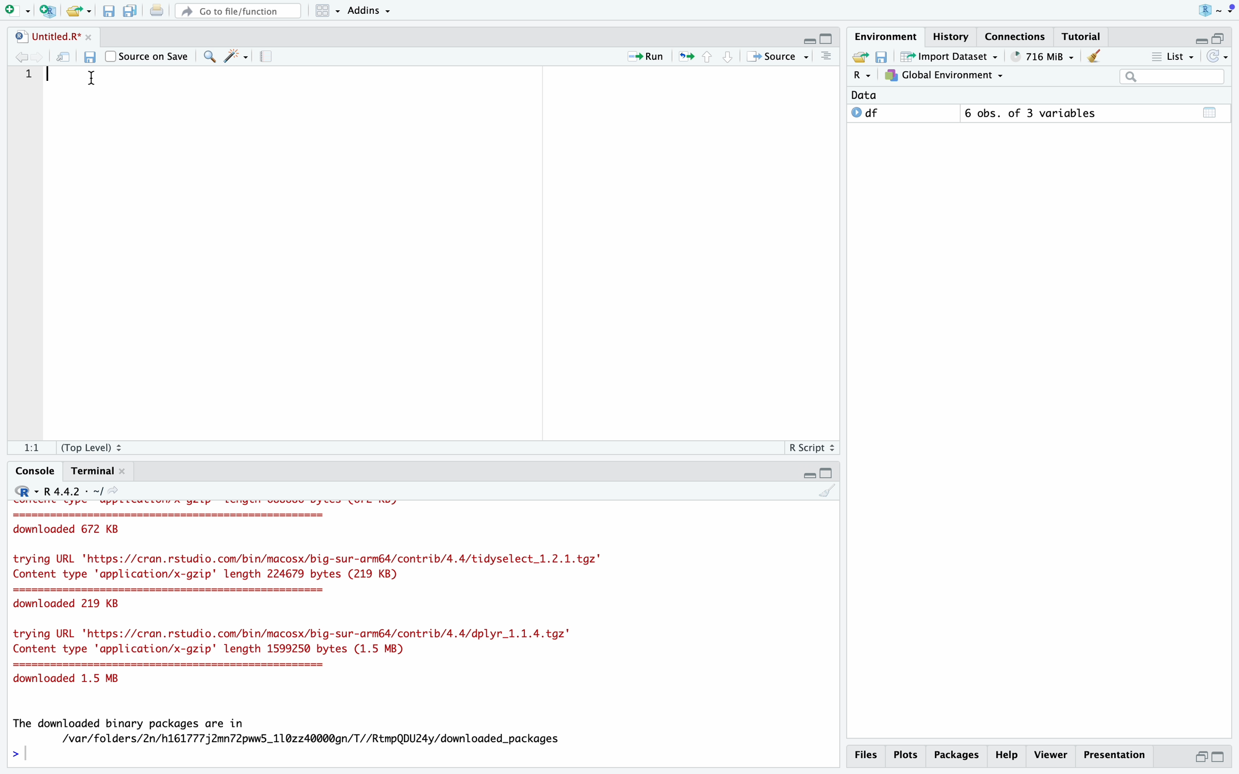 This screenshot has width=1239, height=774. Describe the element at coordinates (952, 36) in the screenshot. I see `History` at that location.